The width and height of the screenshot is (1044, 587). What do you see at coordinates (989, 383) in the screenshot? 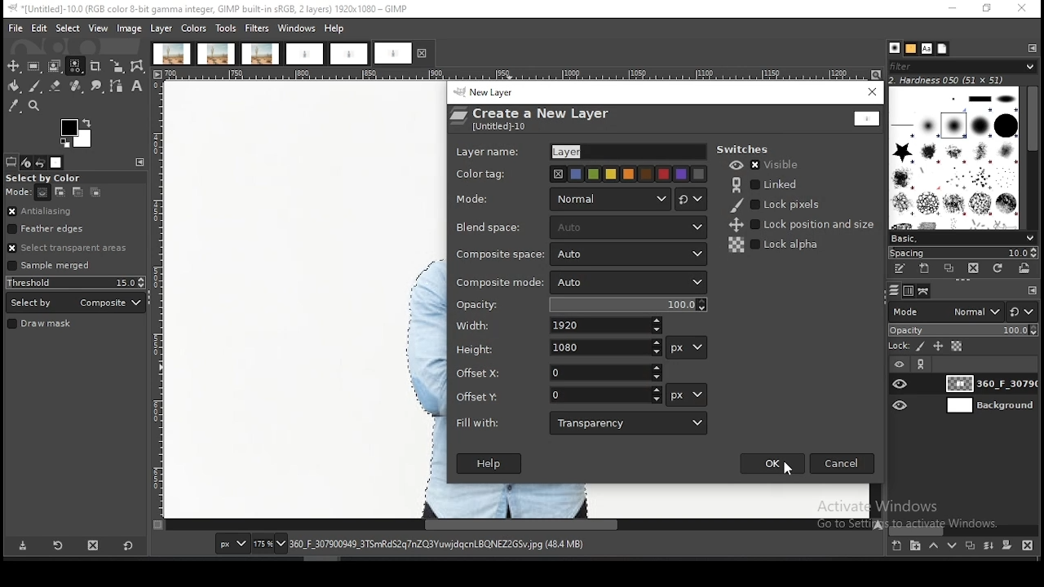
I see `layer` at bounding box center [989, 383].